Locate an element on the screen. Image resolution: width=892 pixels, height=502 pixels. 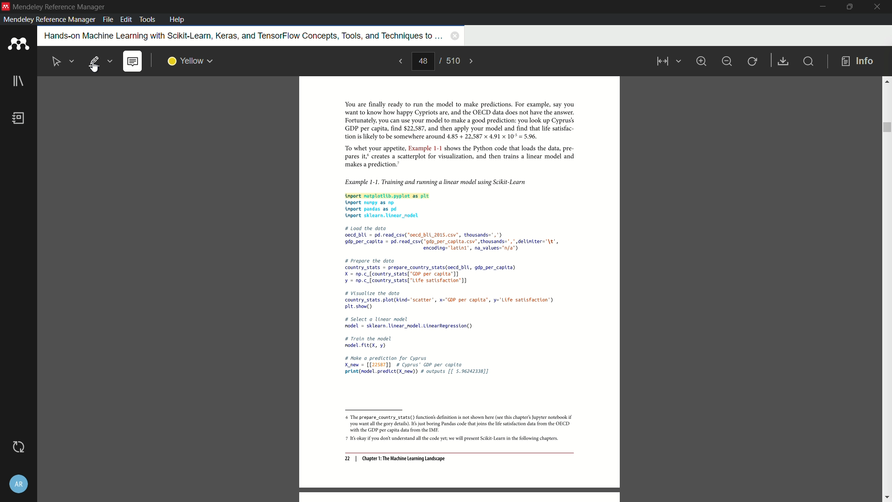
next page is located at coordinates (472, 61).